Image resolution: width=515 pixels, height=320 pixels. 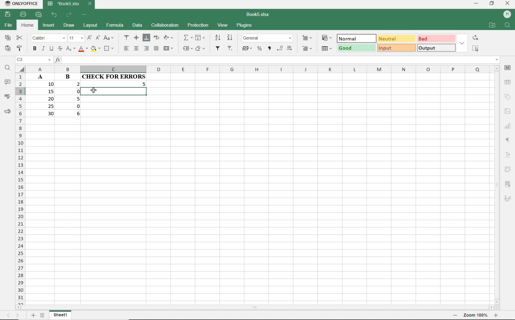 I want to click on CUT, so click(x=20, y=38).